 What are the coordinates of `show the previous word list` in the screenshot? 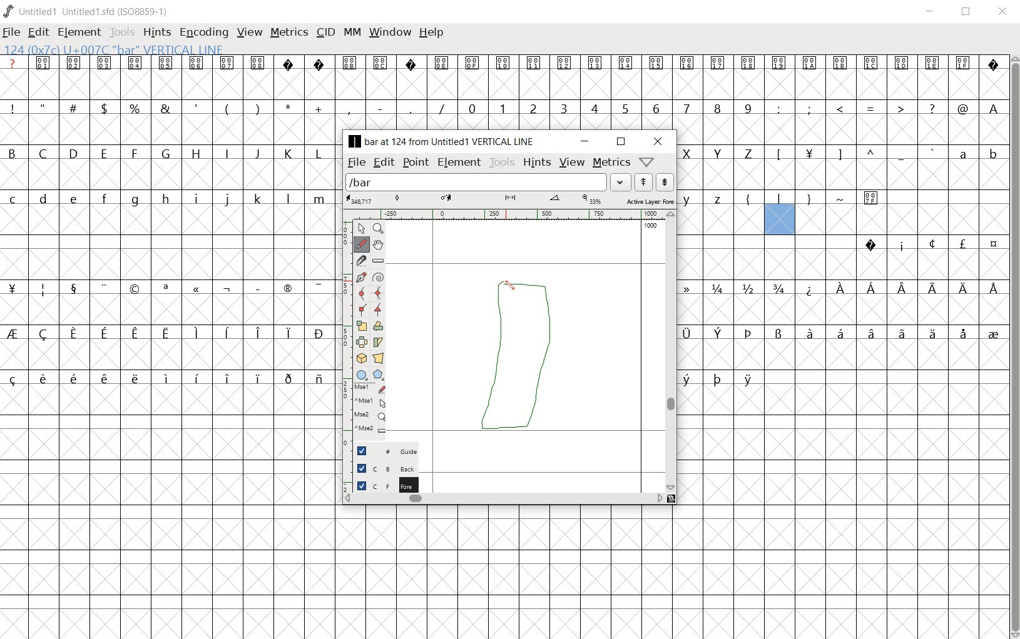 It's located at (643, 182).